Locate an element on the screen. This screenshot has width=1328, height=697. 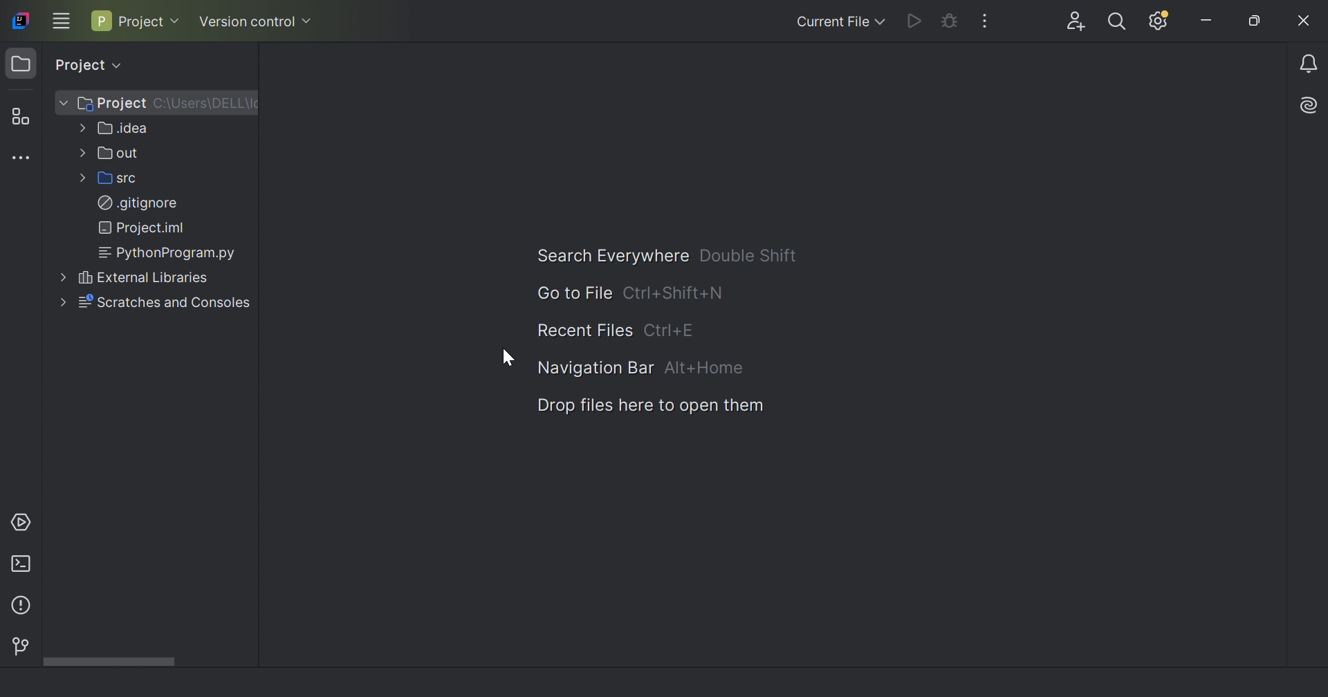
.gitignore is located at coordinates (137, 203).